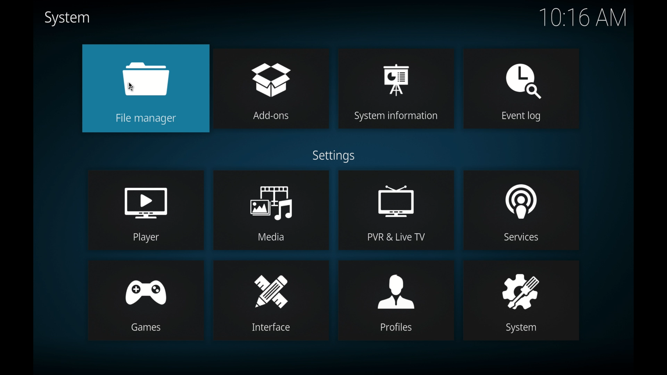 The image size is (667, 375). Describe the element at coordinates (521, 209) in the screenshot. I see `services` at that location.